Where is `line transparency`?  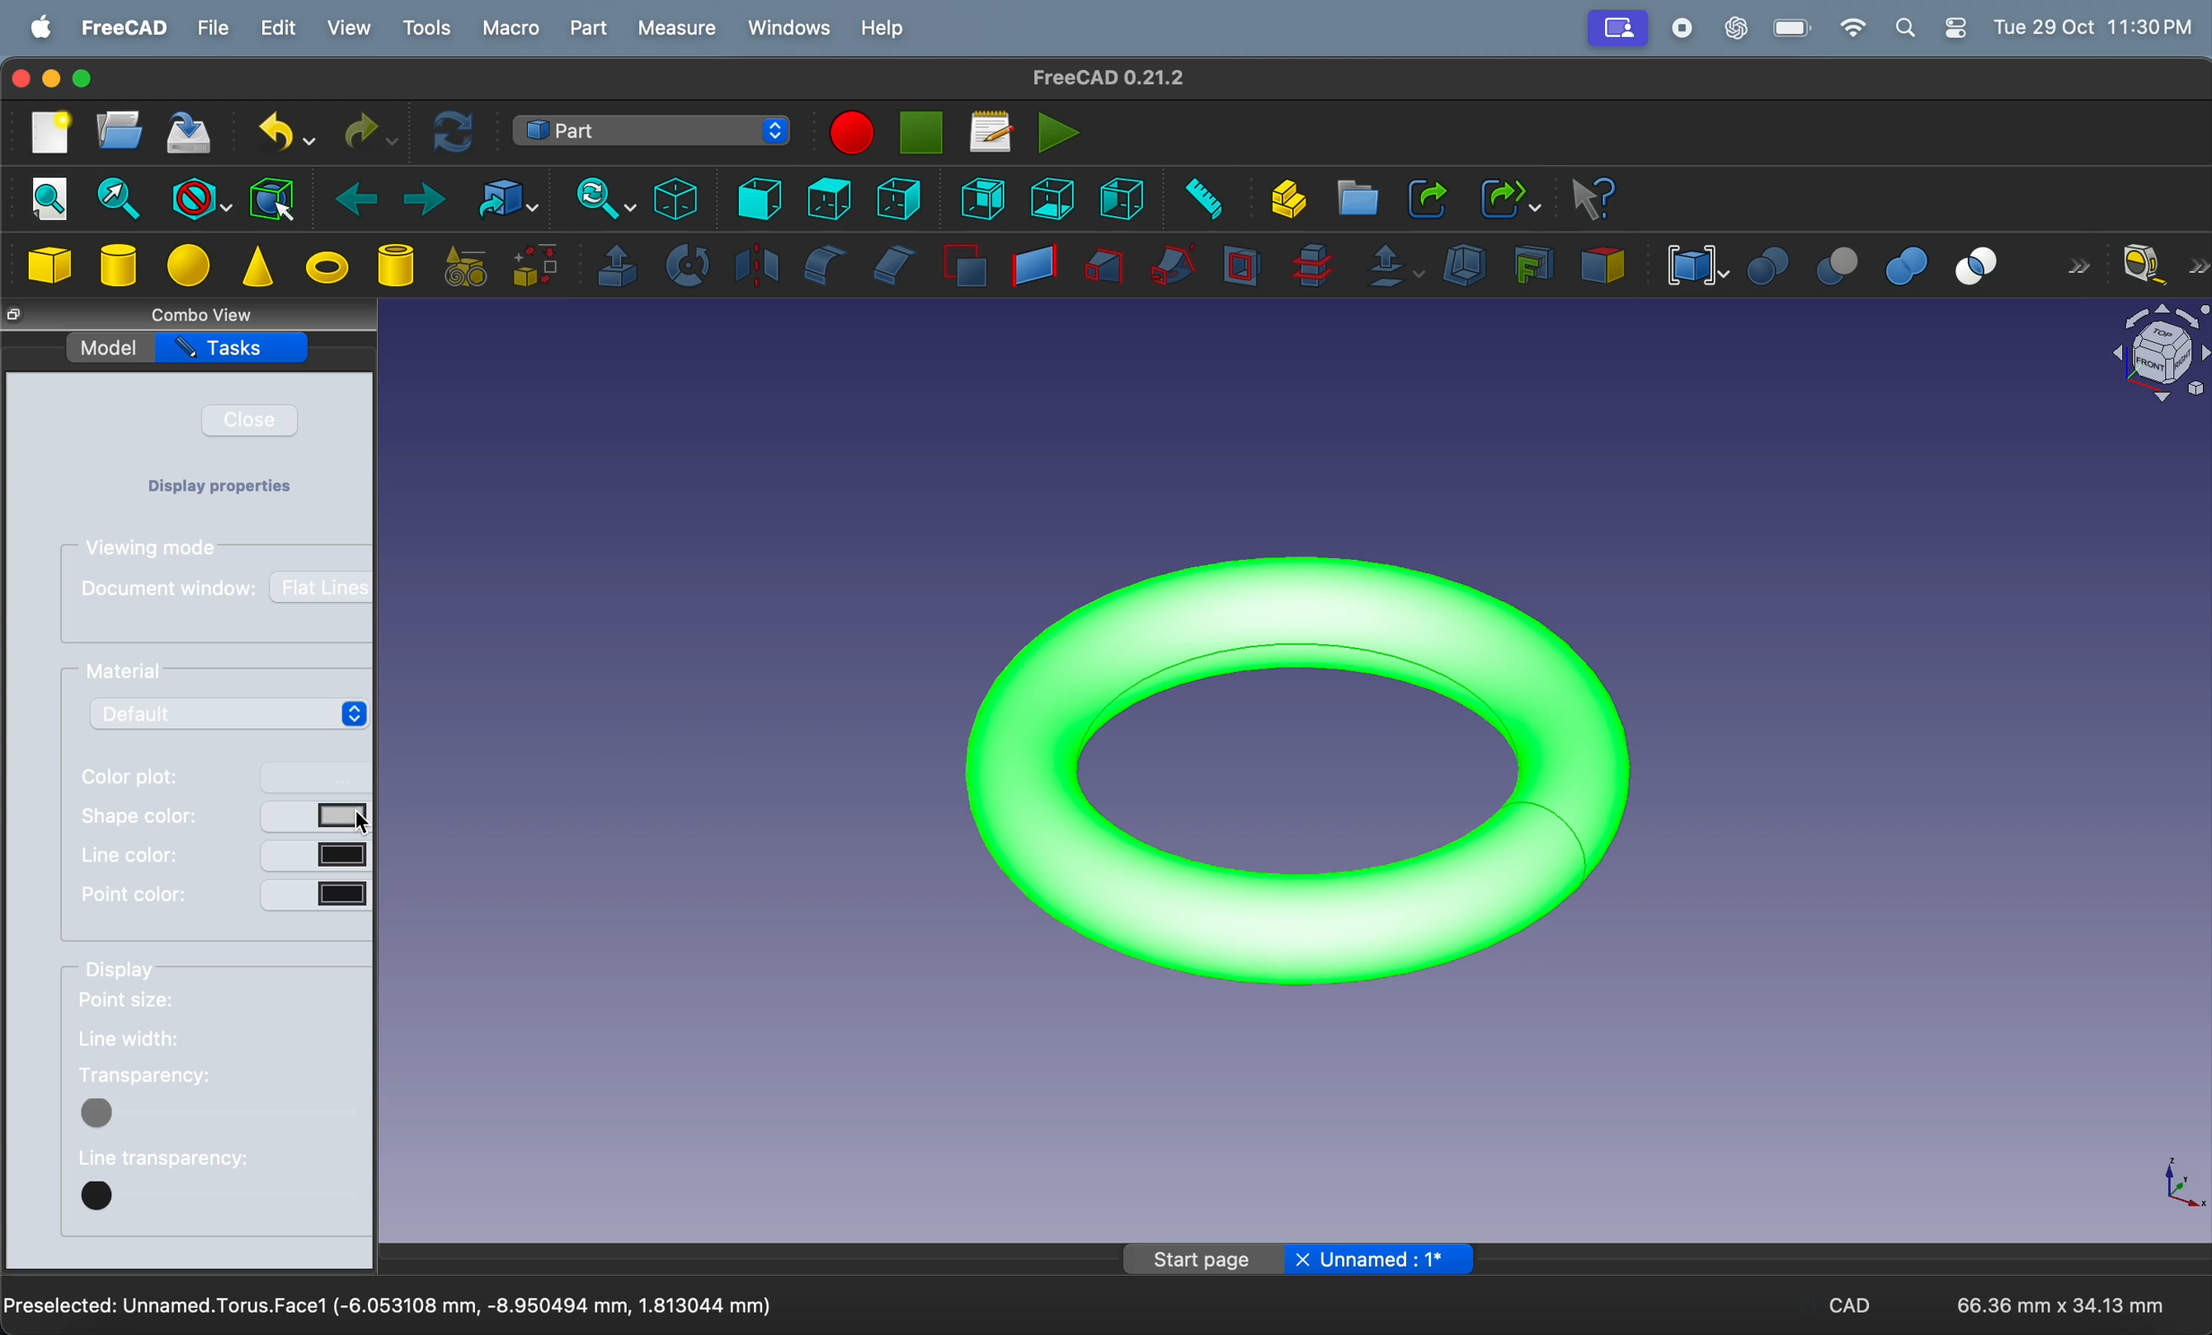 line transparency is located at coordinates (166, 1160).